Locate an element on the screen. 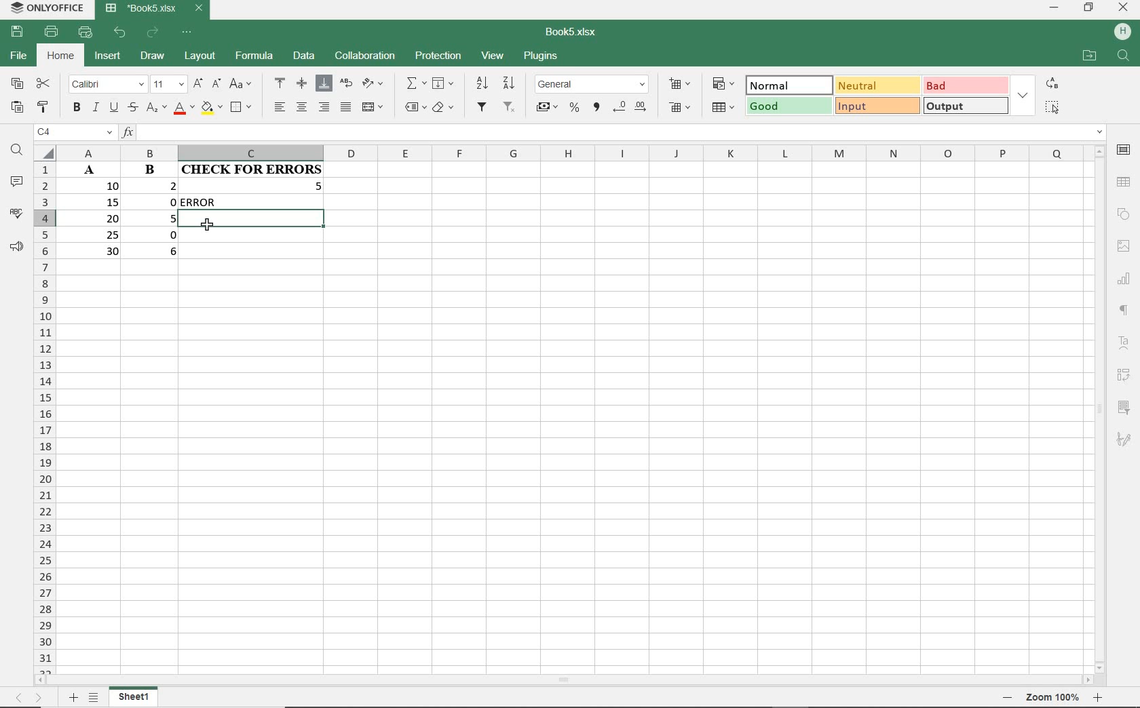 The height and width of the screenshot is (708, 1140). HP is located at coordinates (1123, 32).